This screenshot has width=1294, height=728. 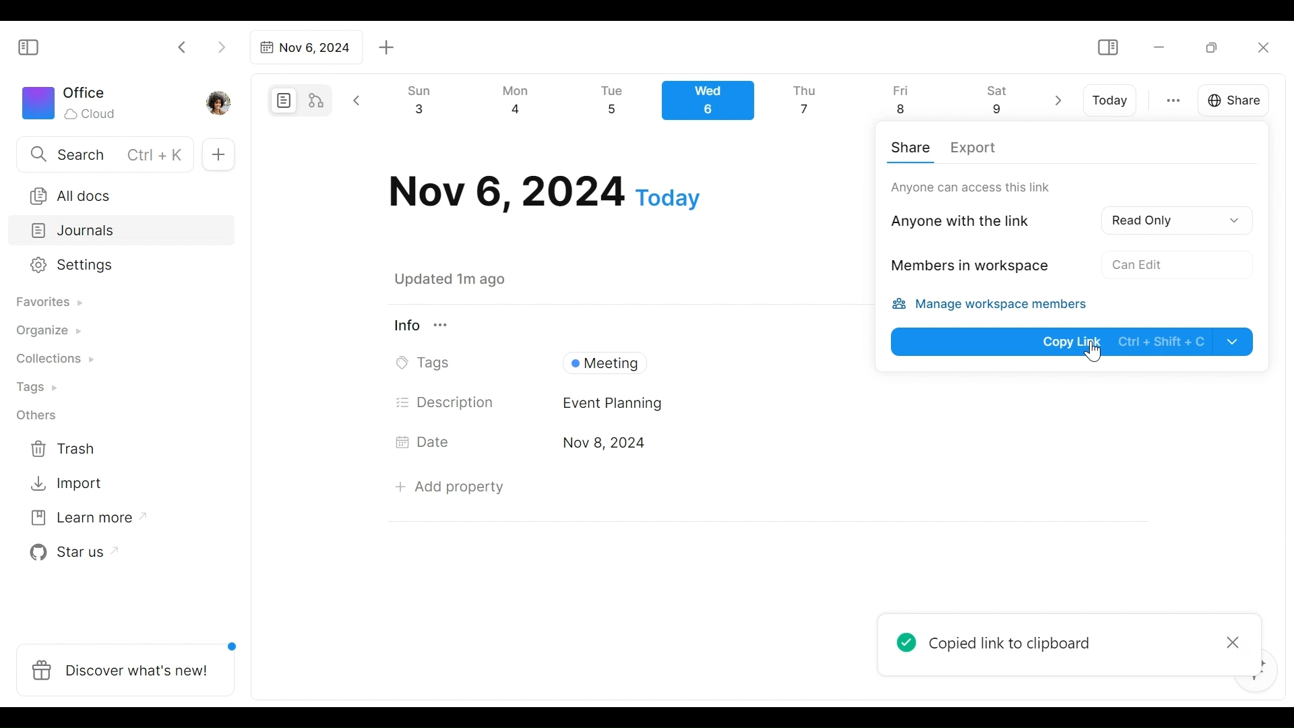 I want to click on Date, so click(x=427, y=442).